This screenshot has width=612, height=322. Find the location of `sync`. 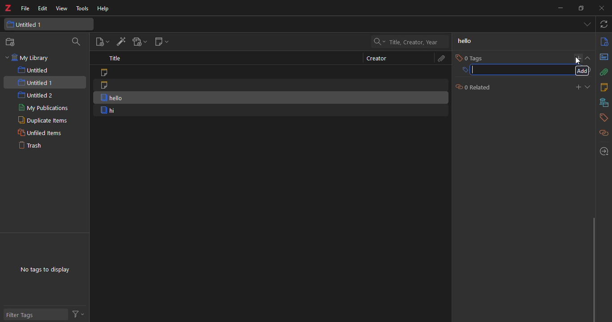

sync is located at coordinates (604, 25).